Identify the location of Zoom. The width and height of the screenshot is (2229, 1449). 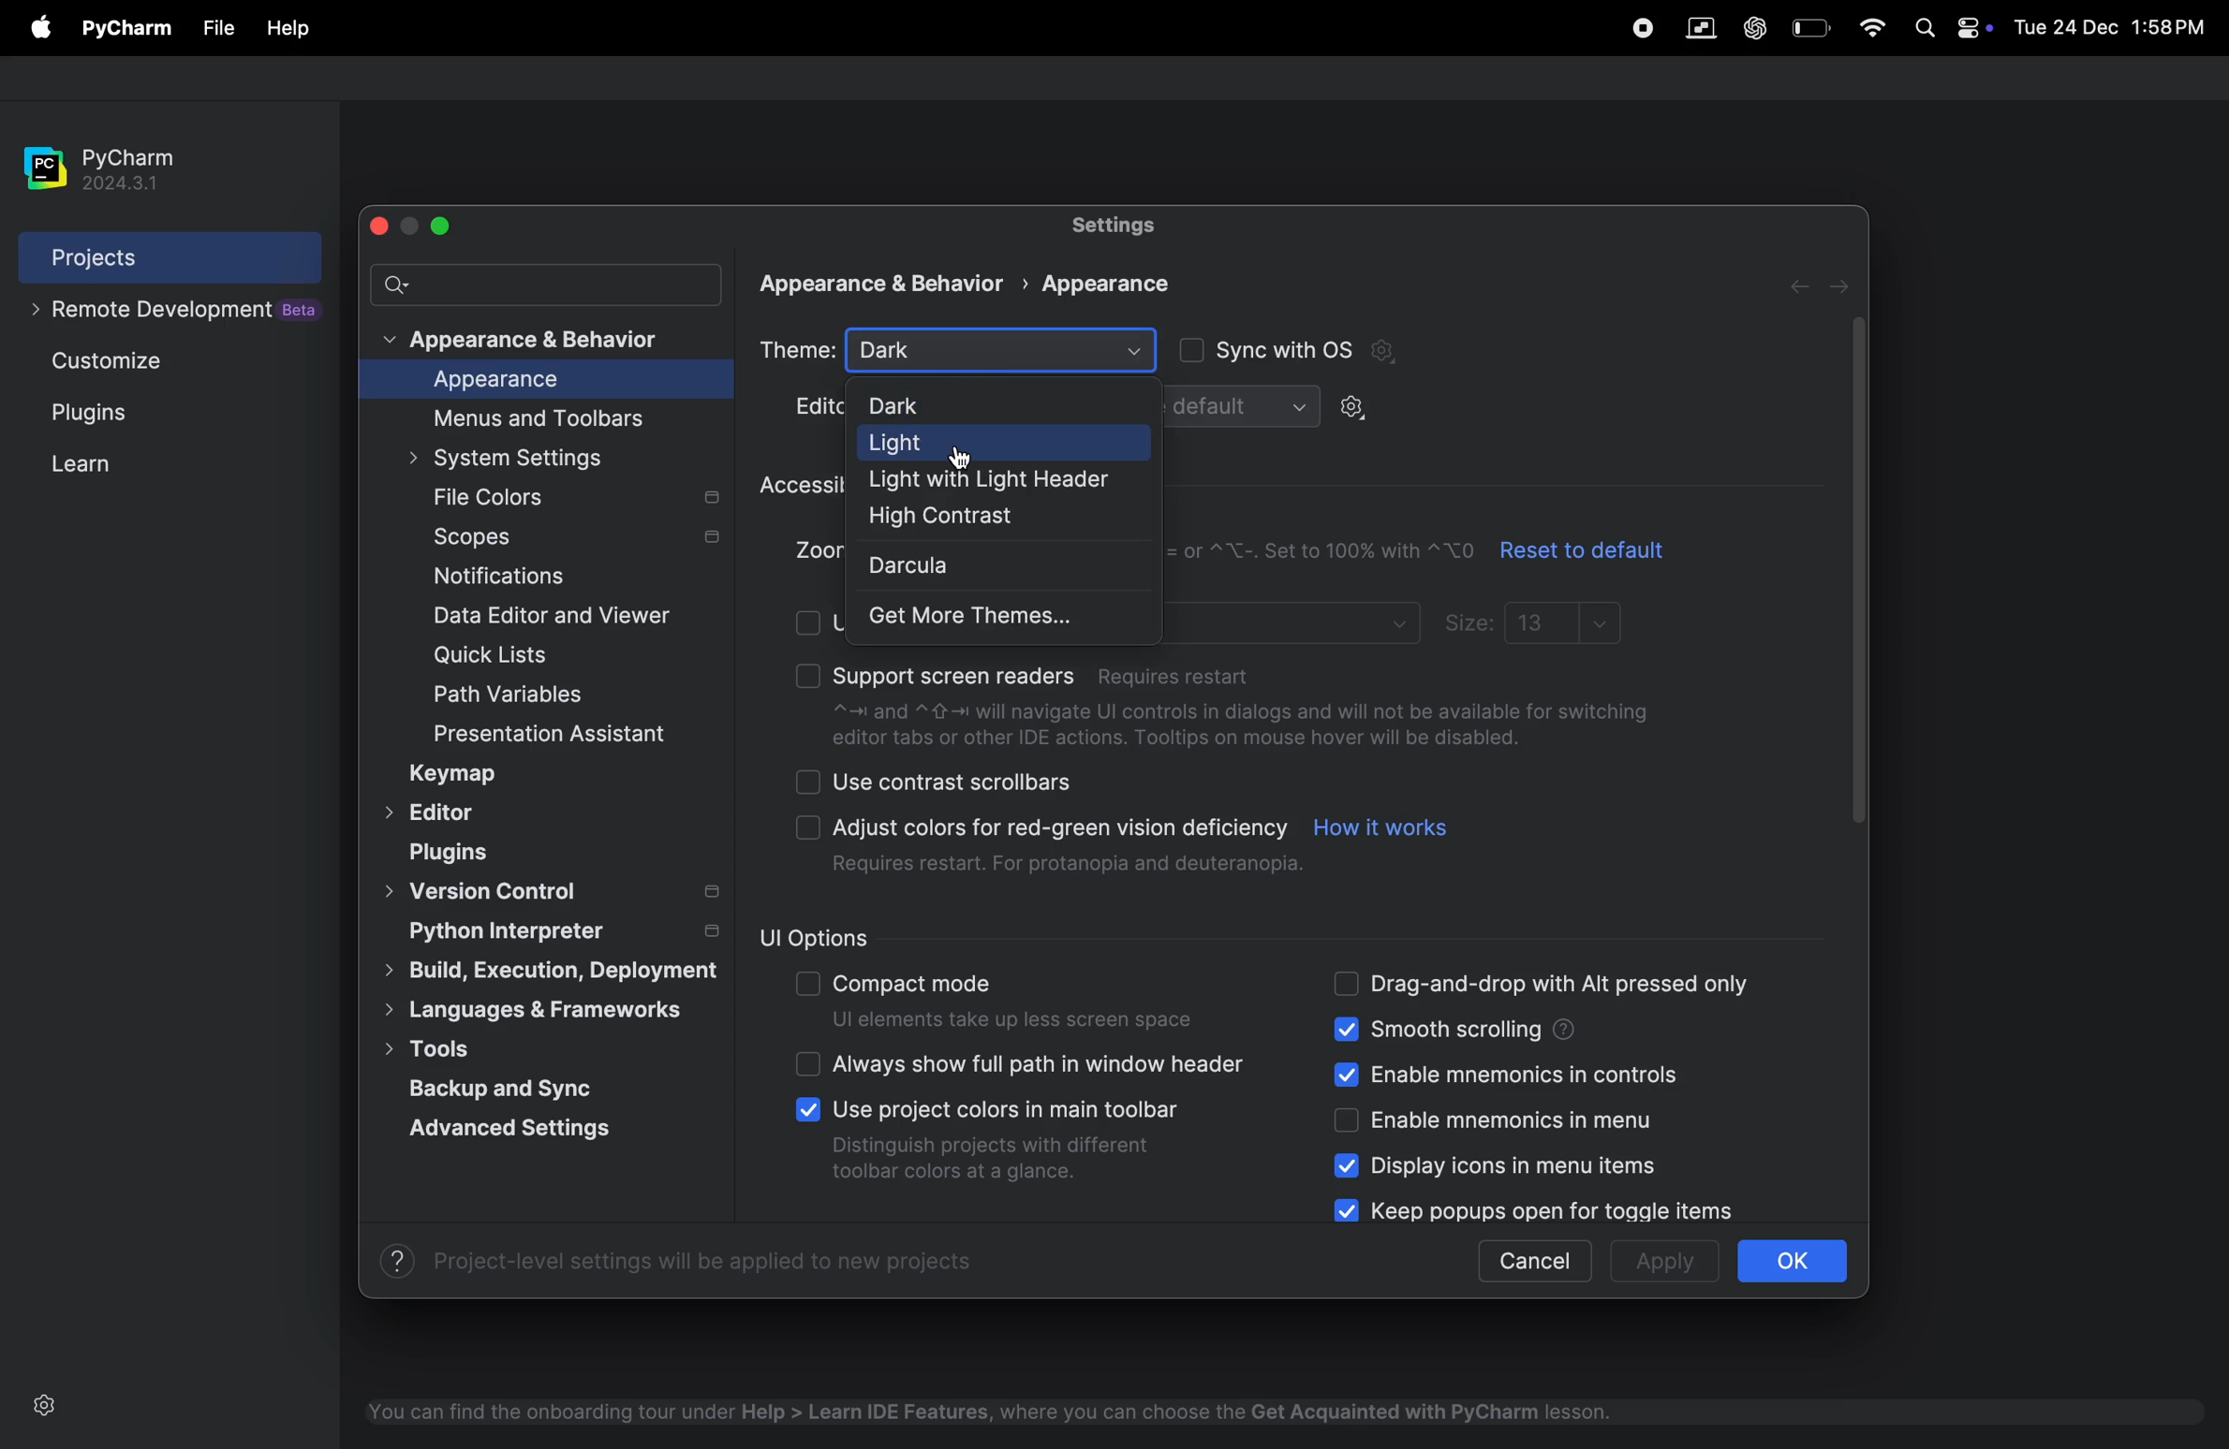
(808, 549).